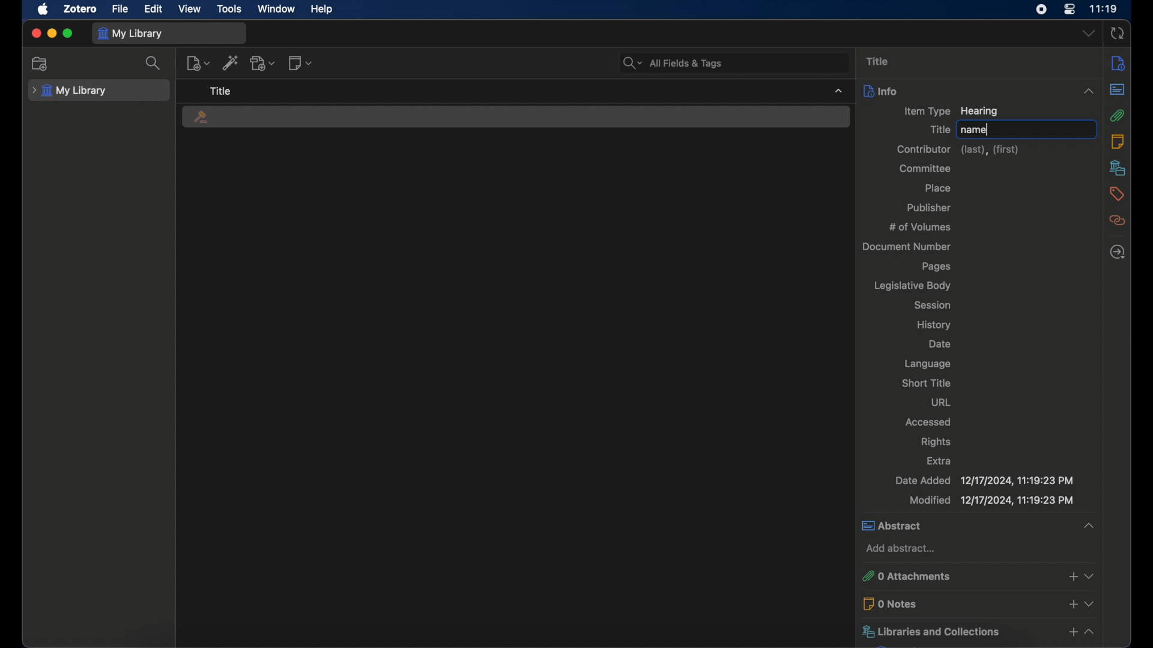 This screenshot has height=648, width=1153. What do you see at coordinates (878, 61) in the screenshot?
I see `title` at bounding box center [878, 61].